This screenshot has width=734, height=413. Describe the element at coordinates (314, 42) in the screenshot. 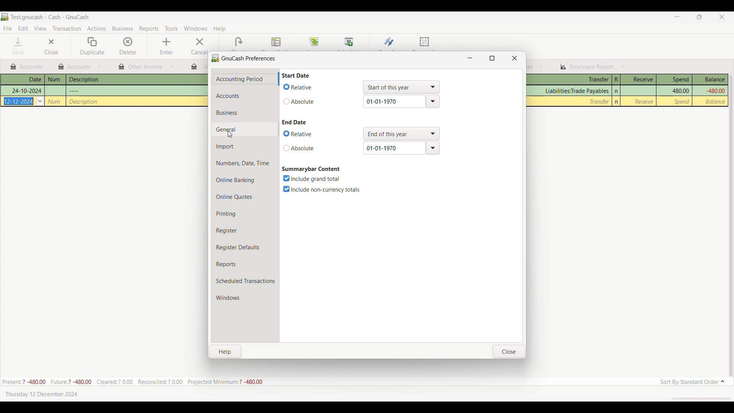

I see `Jump` at that location.